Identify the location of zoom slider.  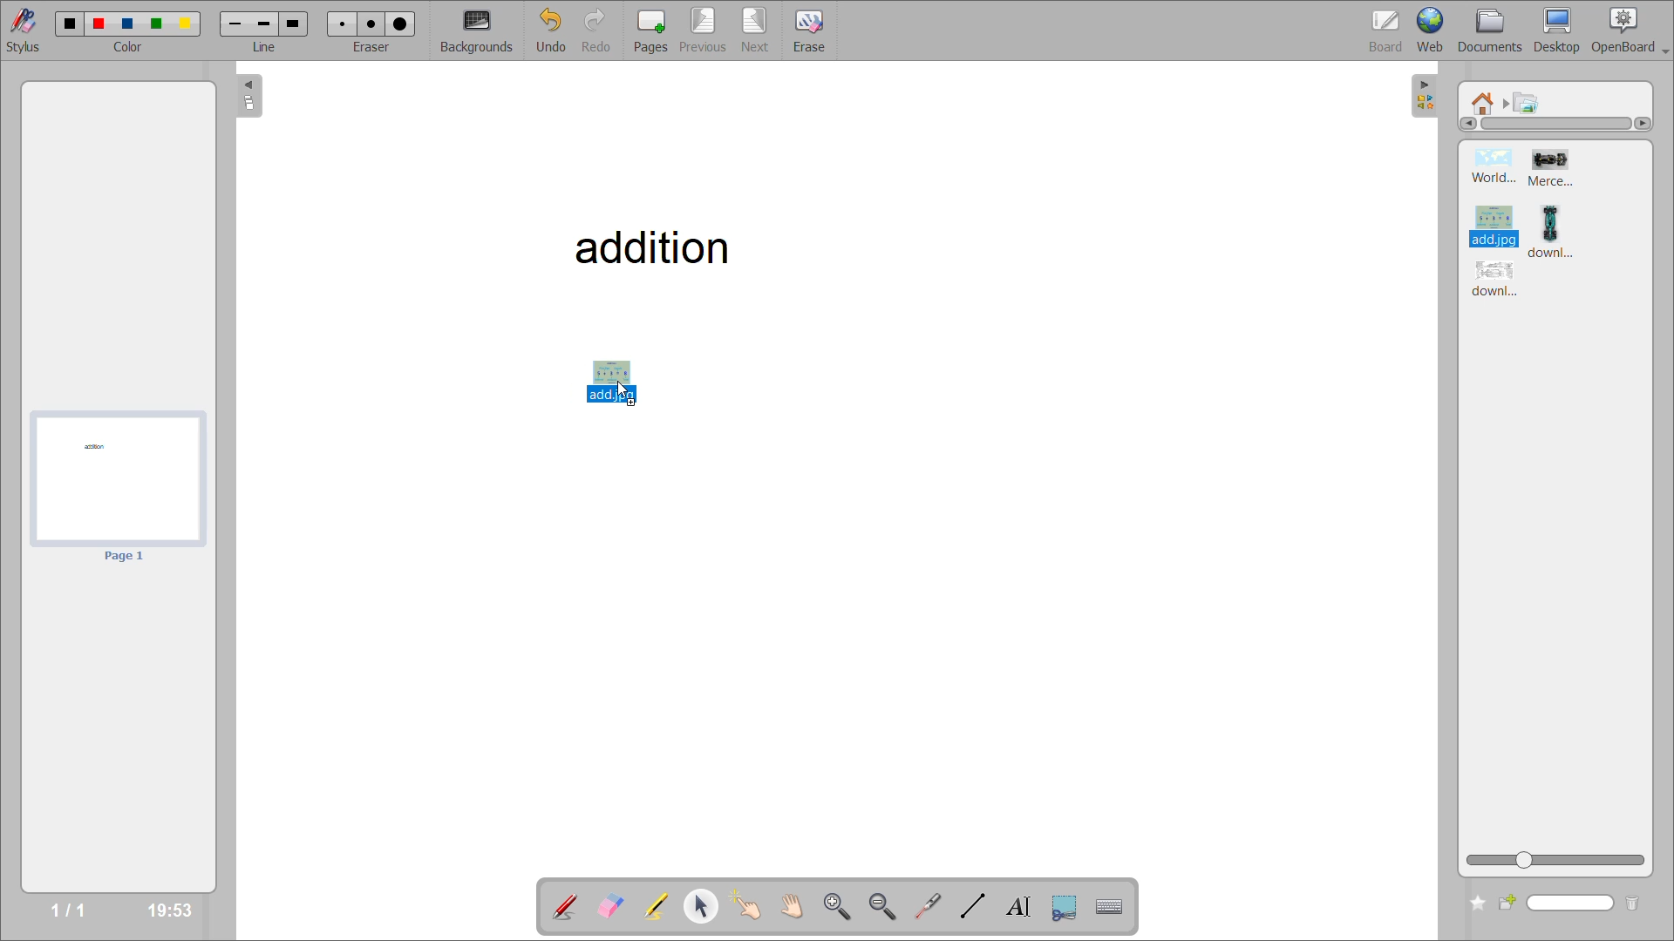
(1556, 861).